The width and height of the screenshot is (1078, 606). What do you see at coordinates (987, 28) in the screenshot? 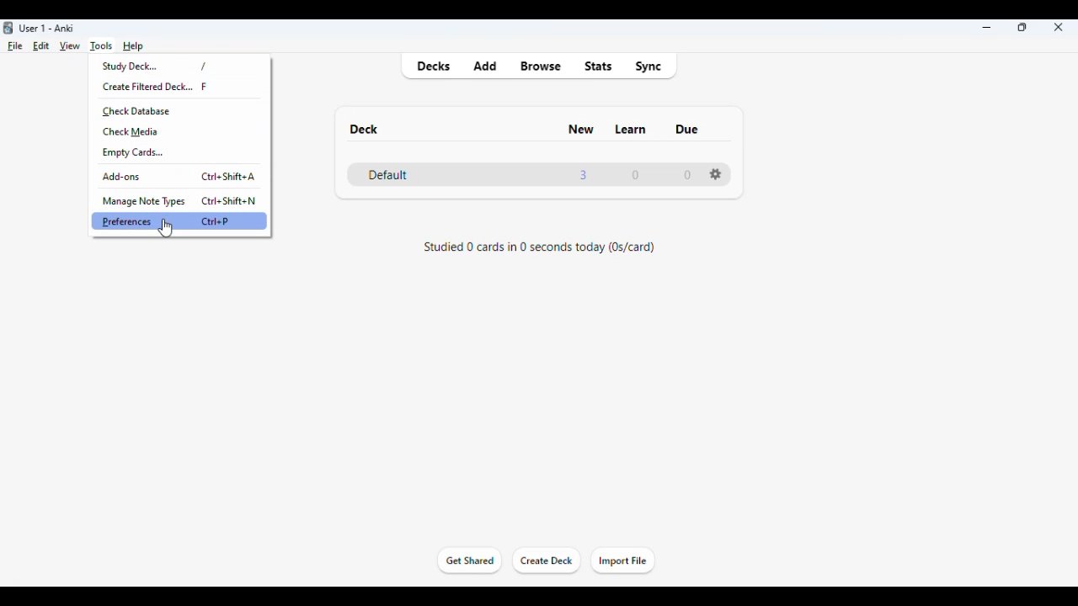
I see `minimize` at bounding box center [987, 28].